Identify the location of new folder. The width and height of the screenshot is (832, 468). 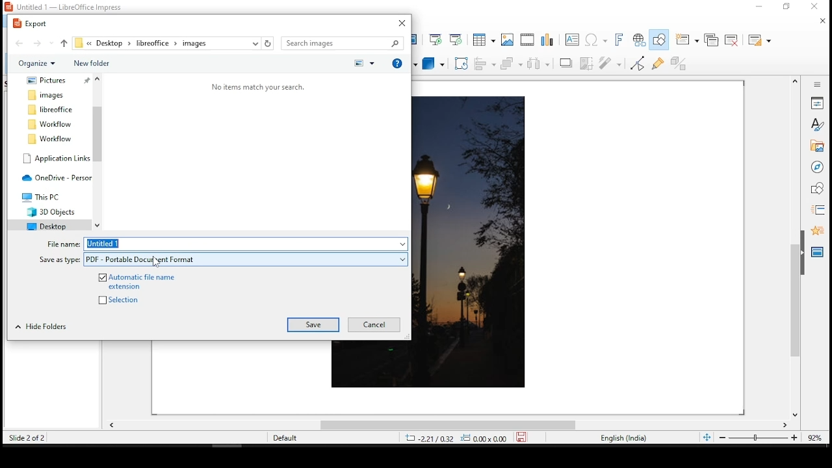
(90, 63).